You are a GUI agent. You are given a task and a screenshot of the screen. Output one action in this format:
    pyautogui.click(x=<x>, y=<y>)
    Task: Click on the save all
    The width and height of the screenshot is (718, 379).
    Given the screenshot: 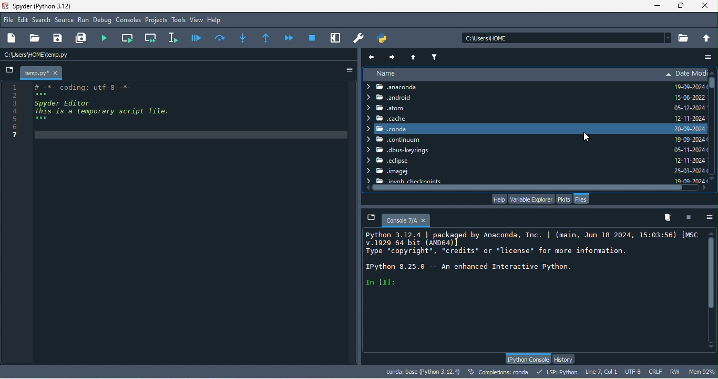 What is the action you would take?
    pyautogui.click(x=83, y=38)
    